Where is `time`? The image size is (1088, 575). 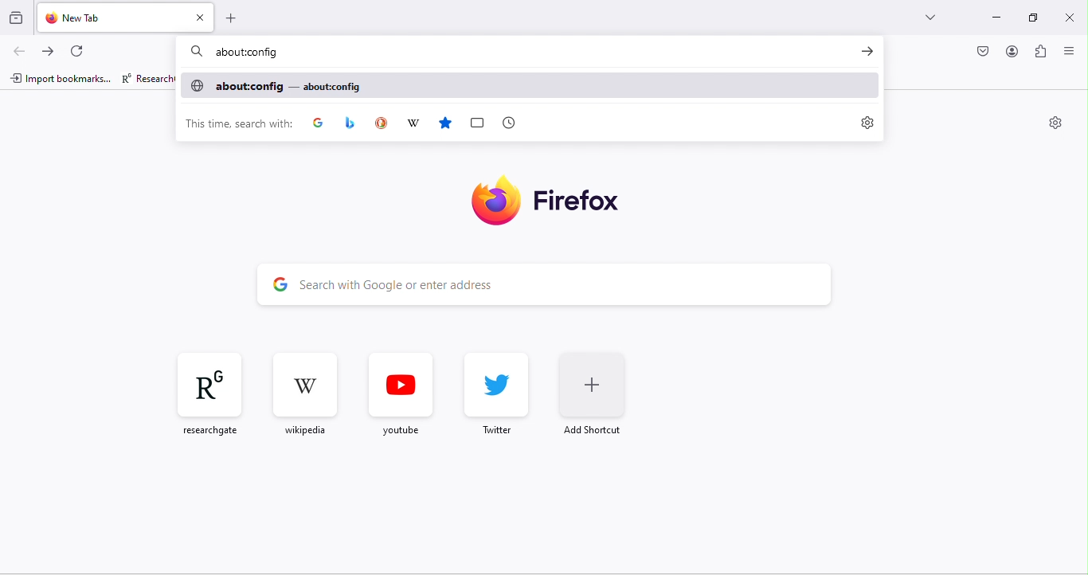 time is located at coordinates (507, 123).